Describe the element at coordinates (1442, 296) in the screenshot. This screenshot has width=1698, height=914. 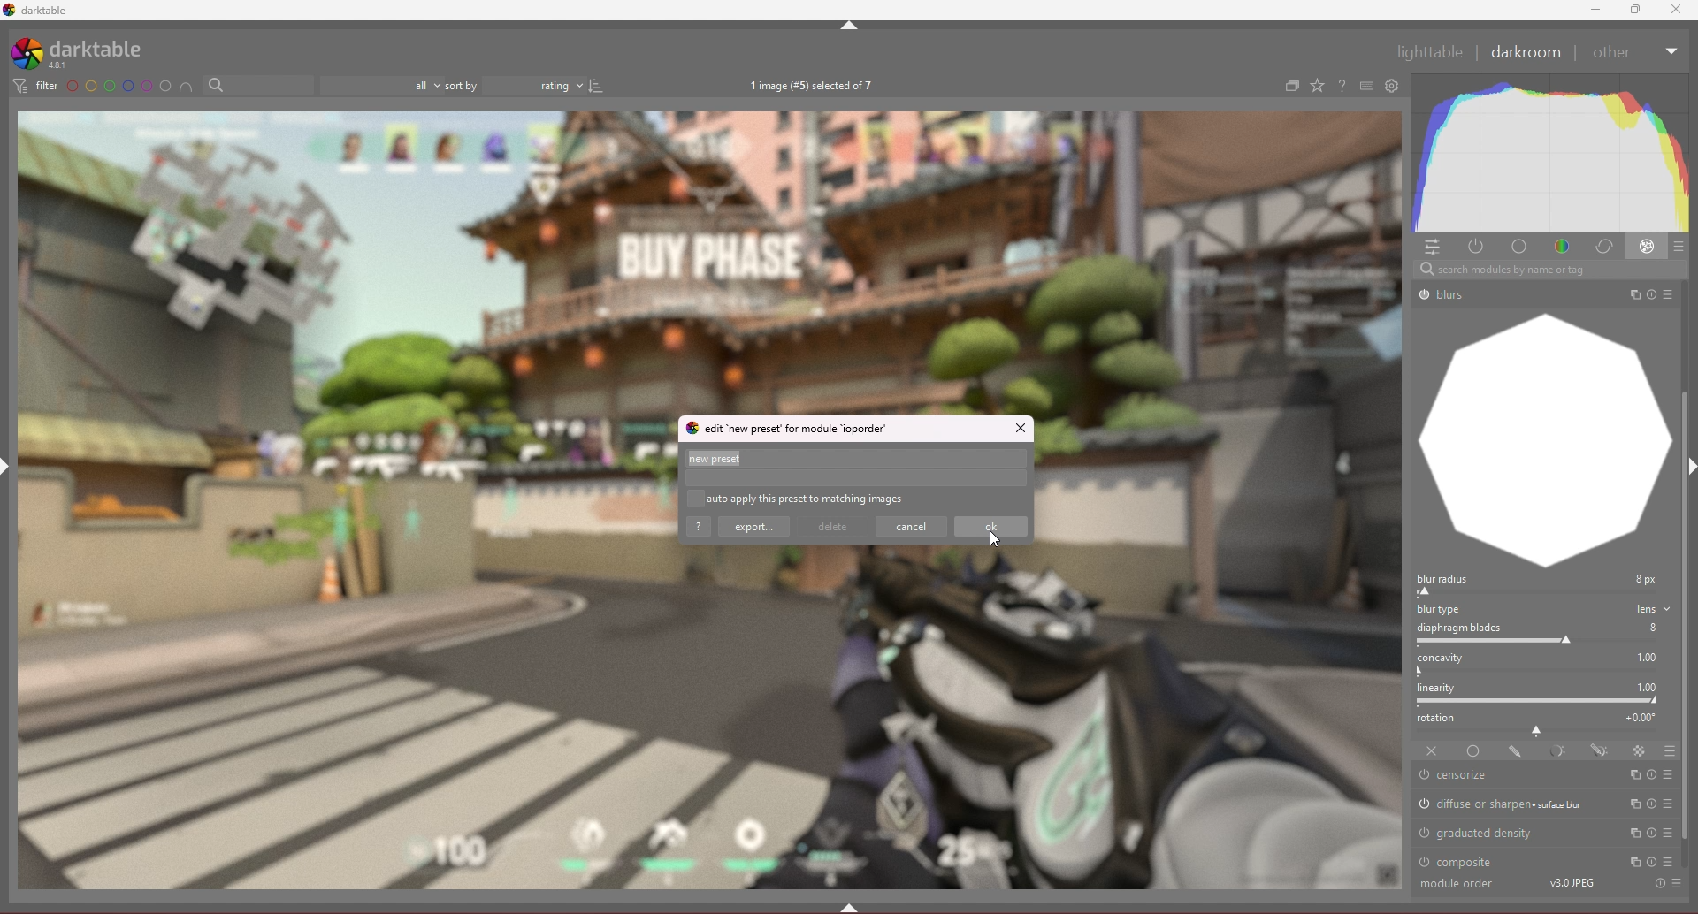
I see `` at that location.